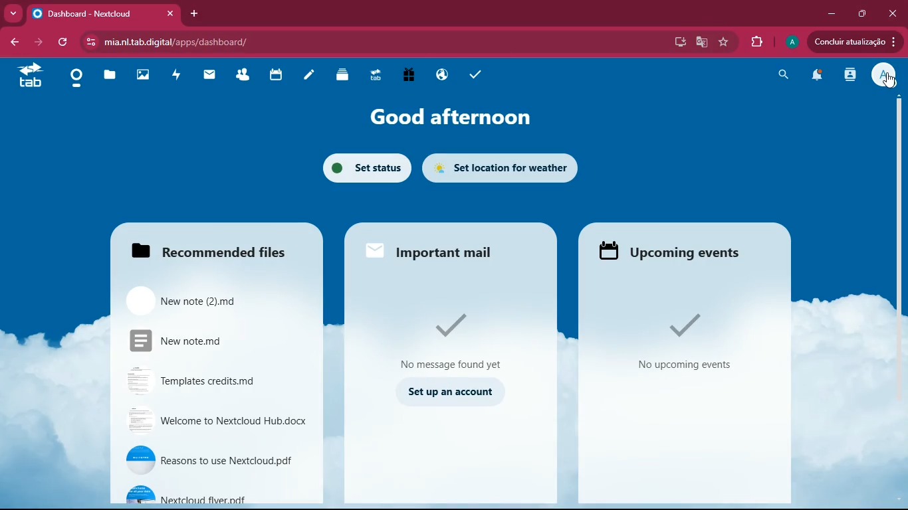  Describe the element at coordinates (64, 44) in the screenshot. I see `refresh` at that location.